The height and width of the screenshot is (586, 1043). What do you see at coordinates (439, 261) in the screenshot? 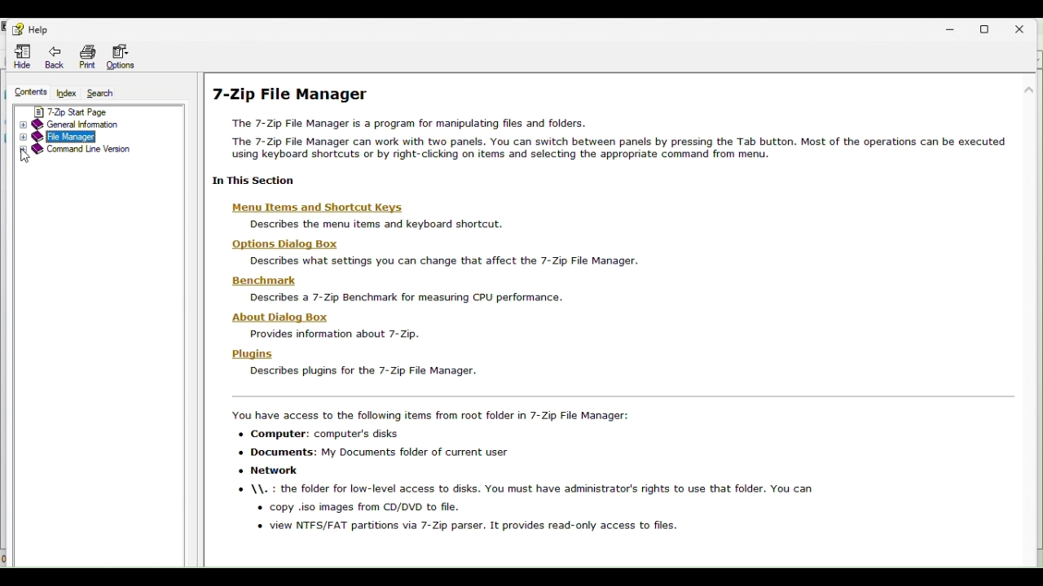
I see `Describes what settings you can change that affect the 7-Zip File Manager.` at bounding box center [439, 261].